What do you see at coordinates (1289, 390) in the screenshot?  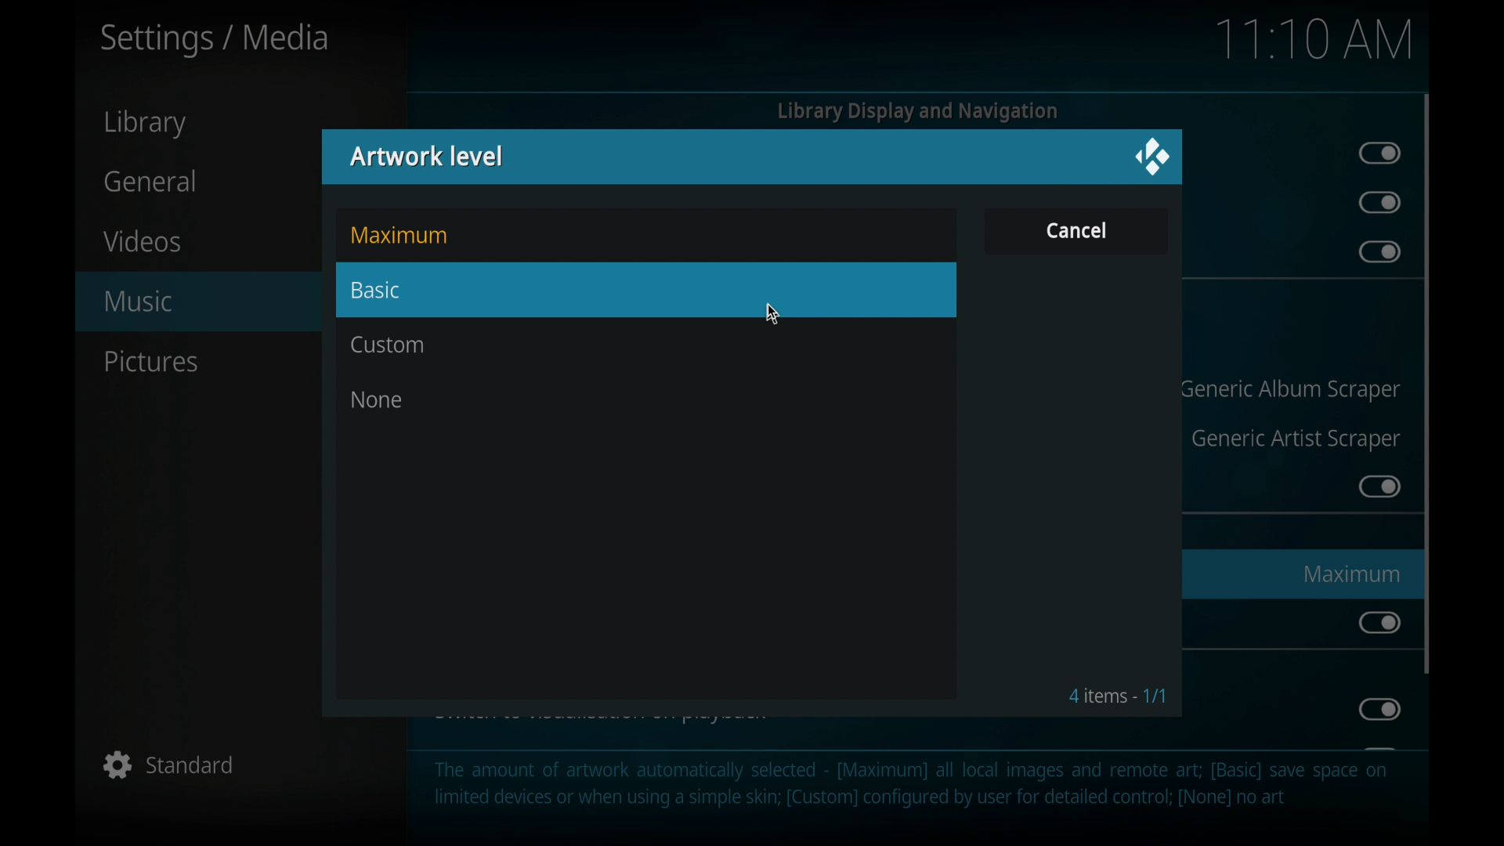 I see `generic album scraper` at bounding box center [1289, 390].